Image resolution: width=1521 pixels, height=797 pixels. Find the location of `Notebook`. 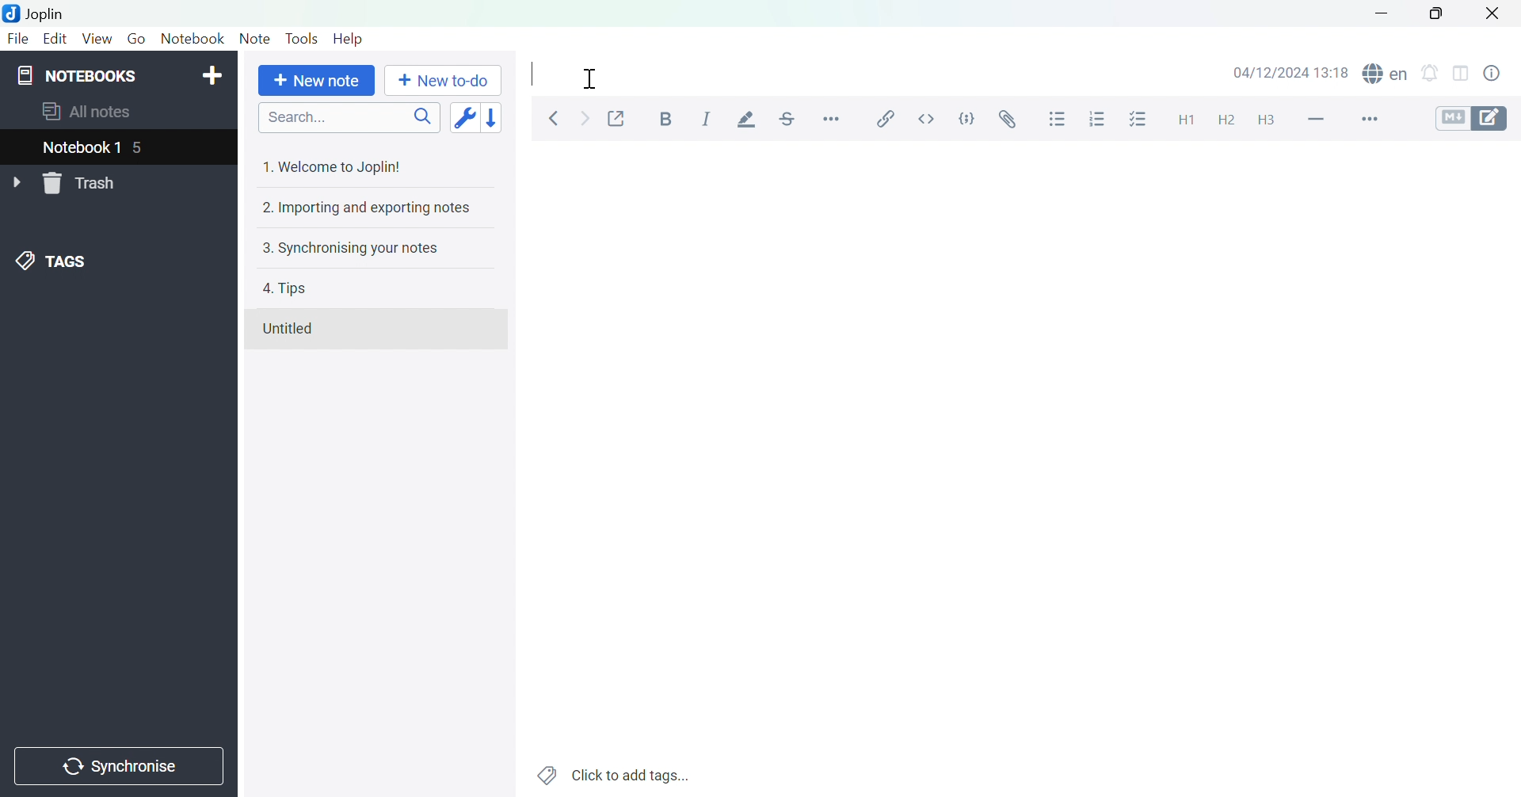

Notebook is located at coordinates (194, 41).